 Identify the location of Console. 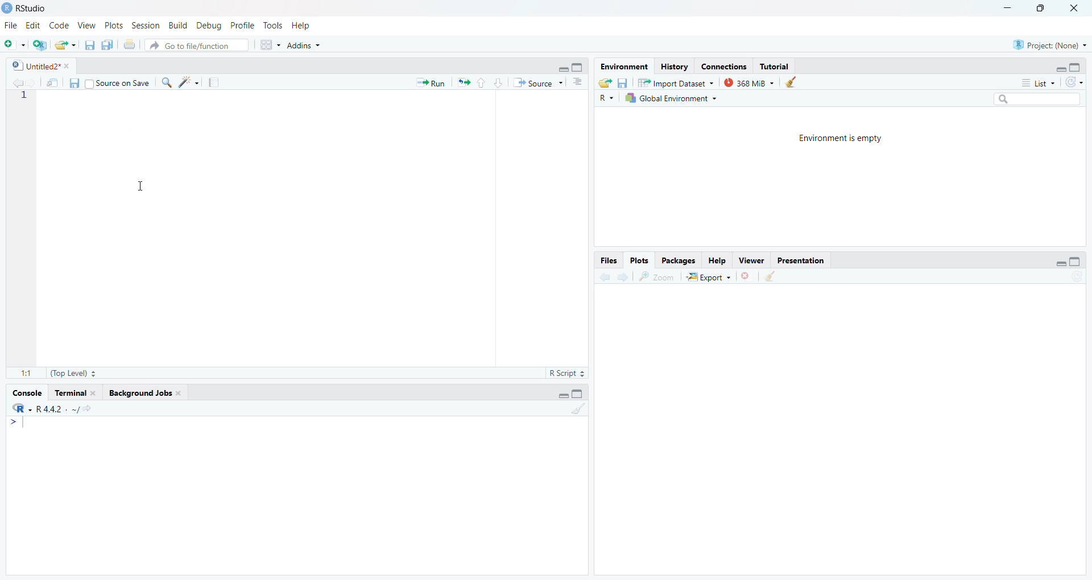
(26, 392).